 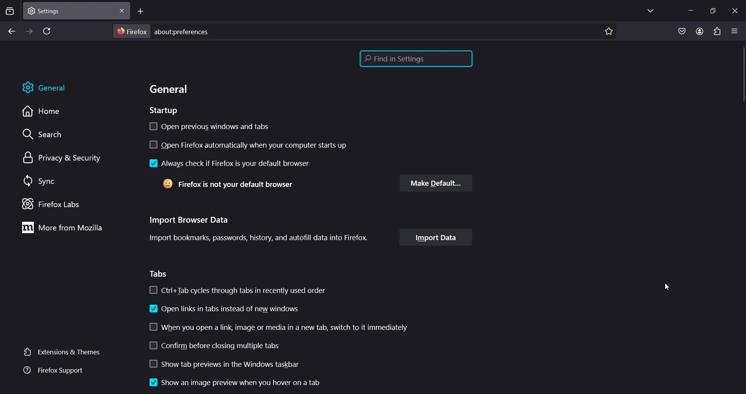 I want to click on open firefox automatically when computer starts up, so click(x=249, y=145).